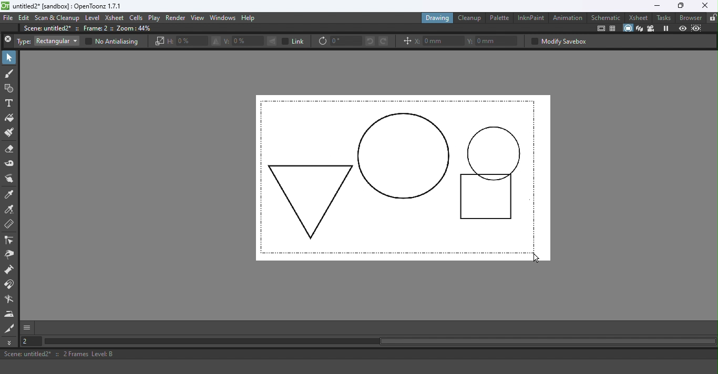  I want to click on Brush tool, so click(9, 74).